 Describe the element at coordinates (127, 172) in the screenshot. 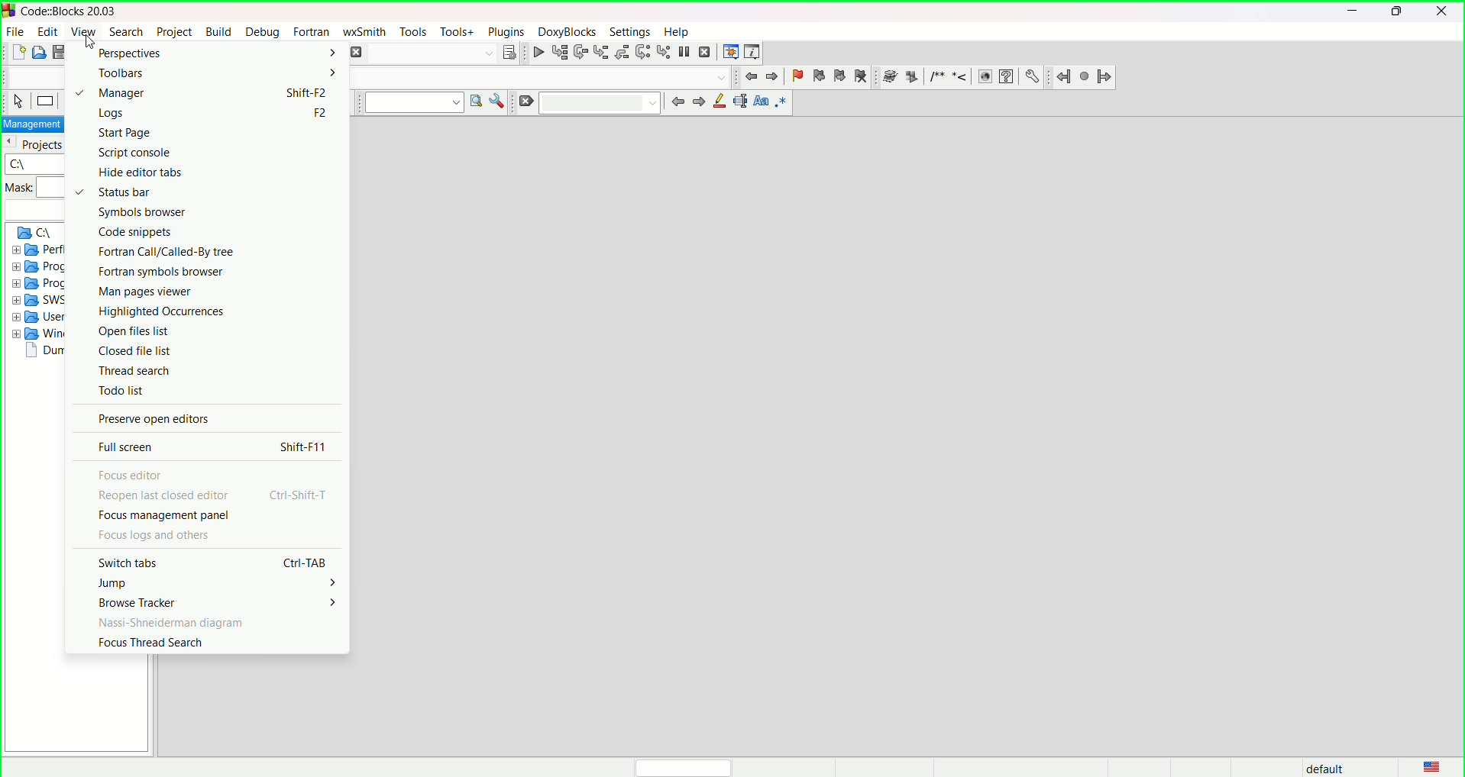

I see `hide editor tabs` at that location.